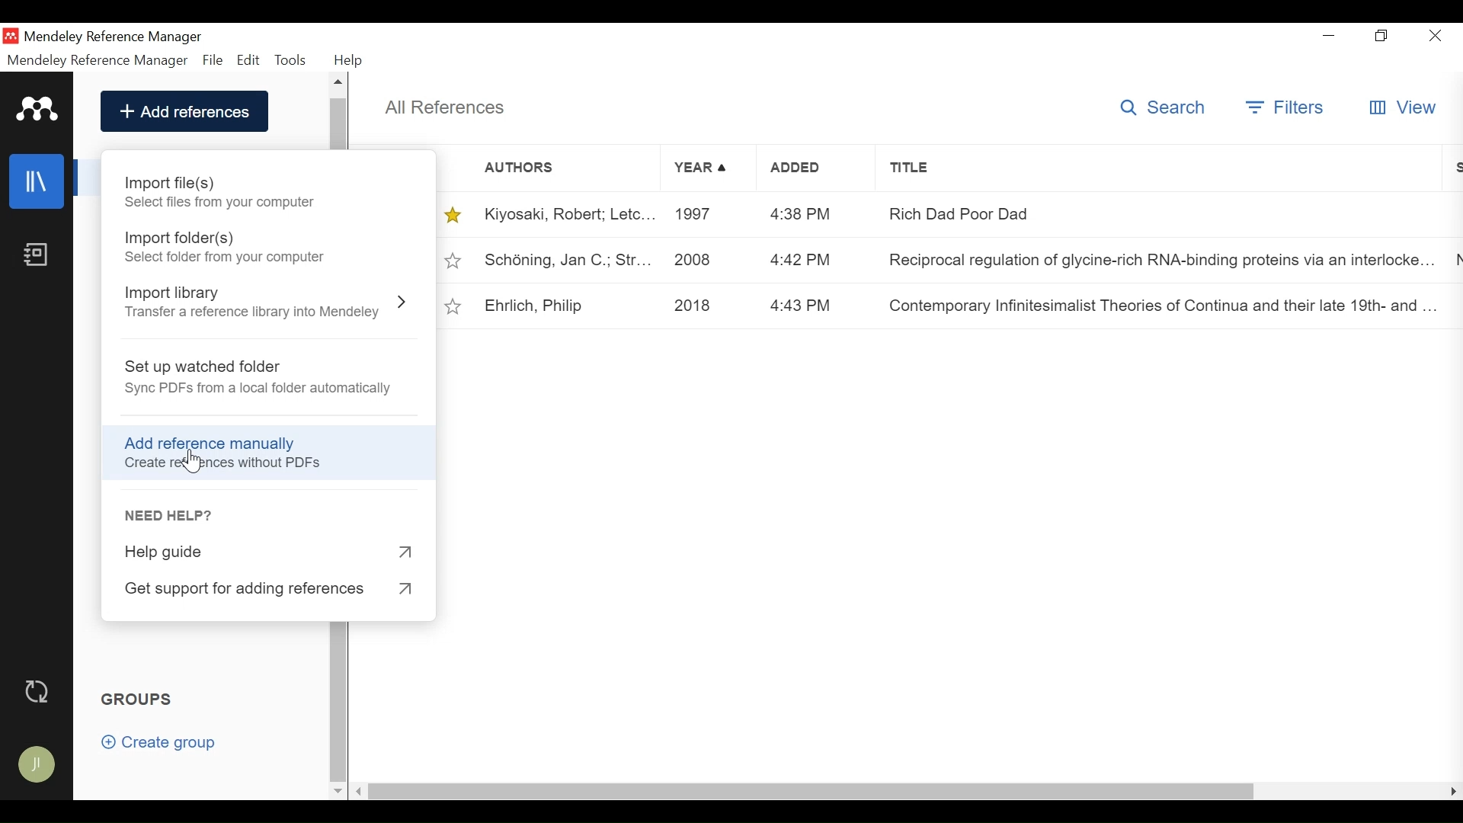 This screenshot has height=823, width=1463. I want to click on Import Library, so click(181, 293).